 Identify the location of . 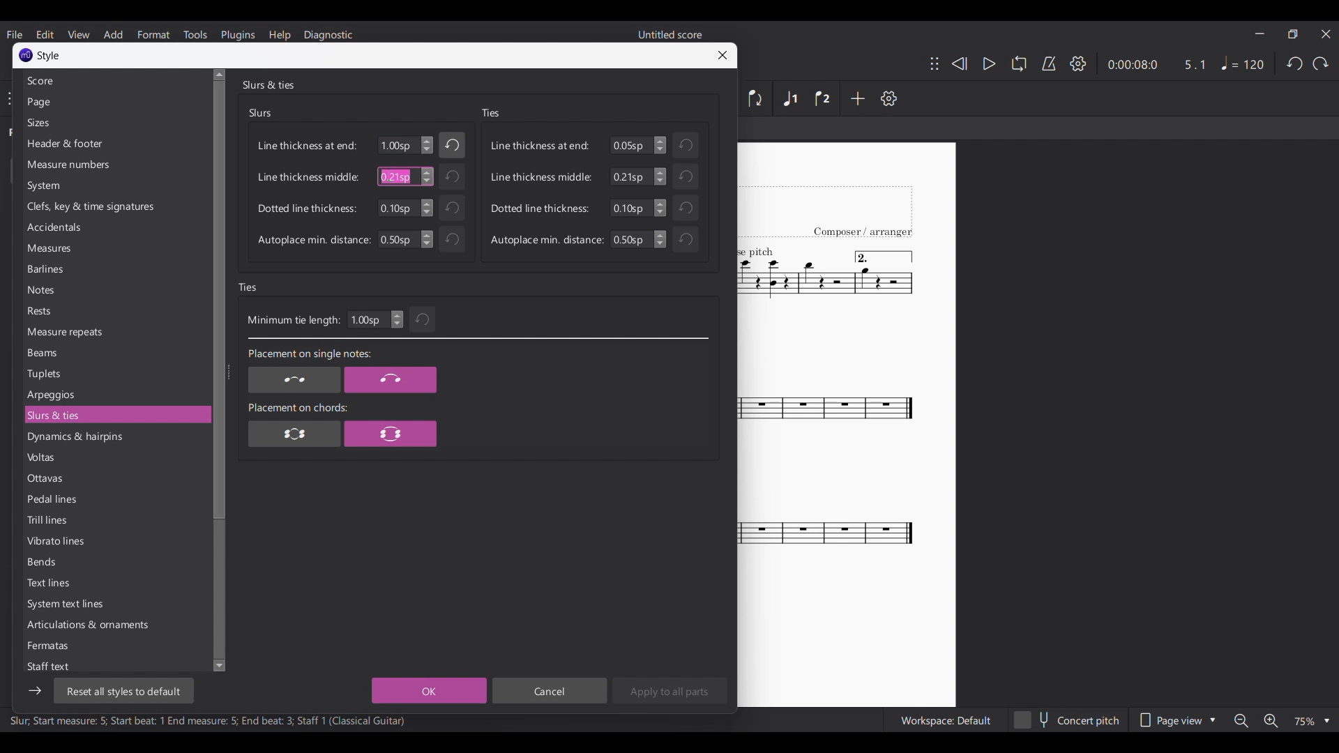
(397, 239).